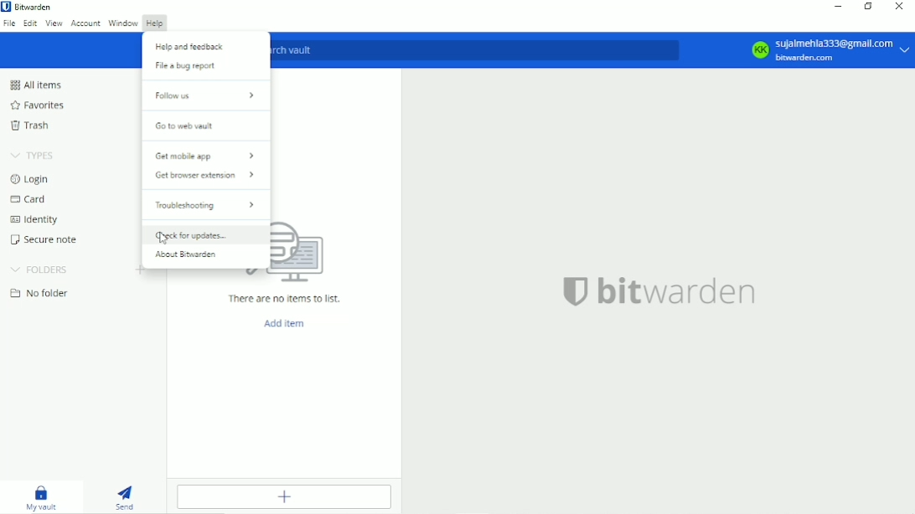 Image resolution: width=915 pixels, height=514 pixels. Describe the element at coordinates (680, 292) in the screenshot. I see `bitwarden` at that location.